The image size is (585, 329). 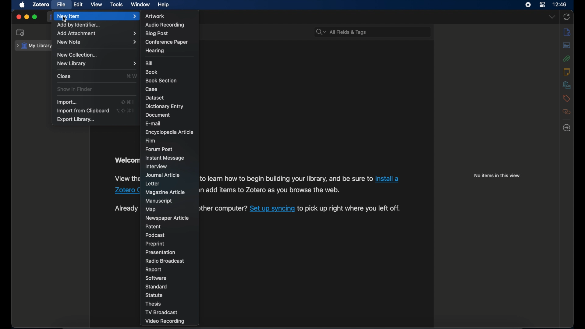 I want to click on forum post, so click(x=159, y=149).